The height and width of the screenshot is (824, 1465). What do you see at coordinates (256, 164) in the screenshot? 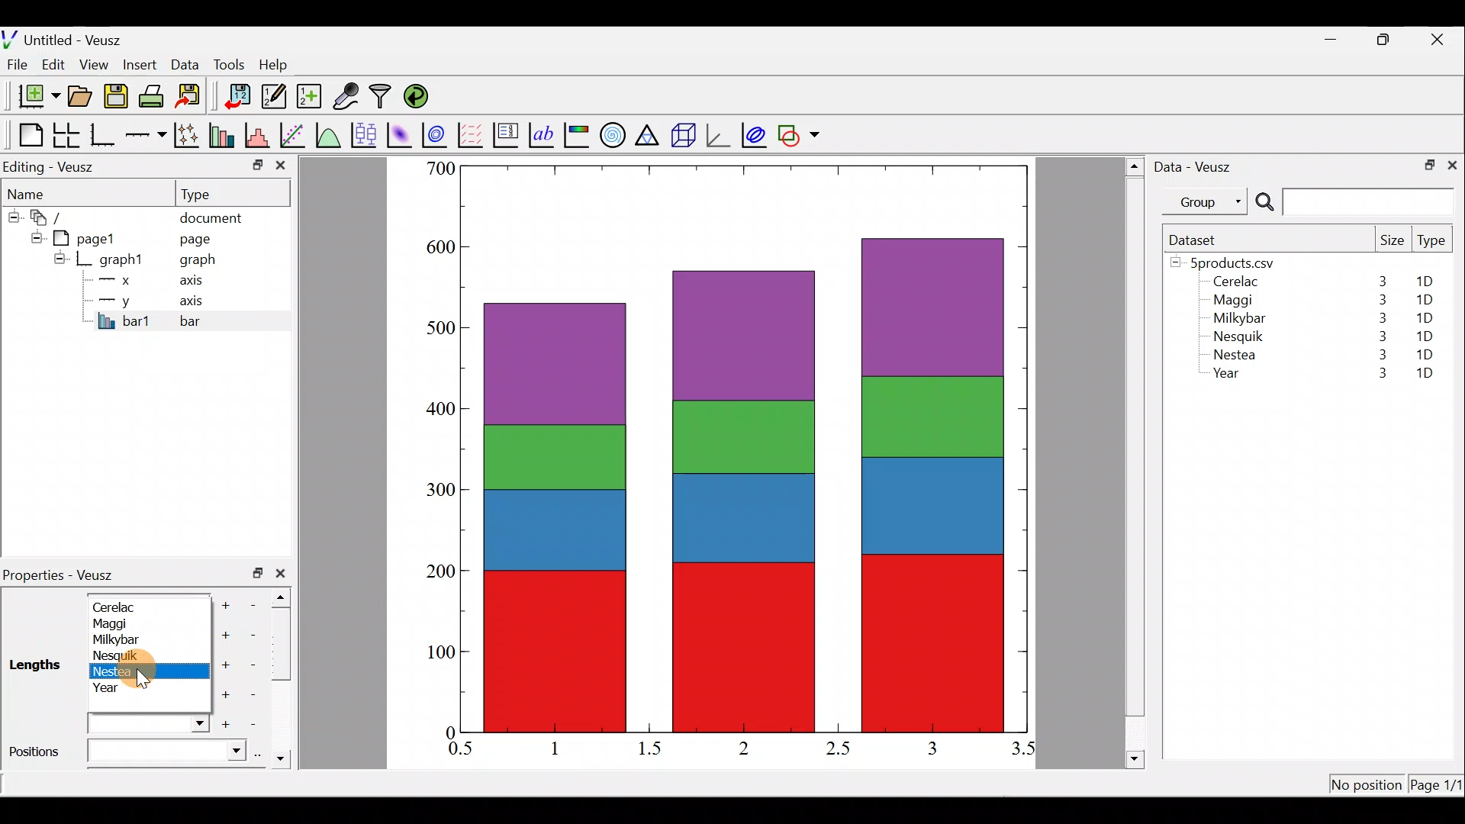
I see `minimize` at bounding box center [256, 164].